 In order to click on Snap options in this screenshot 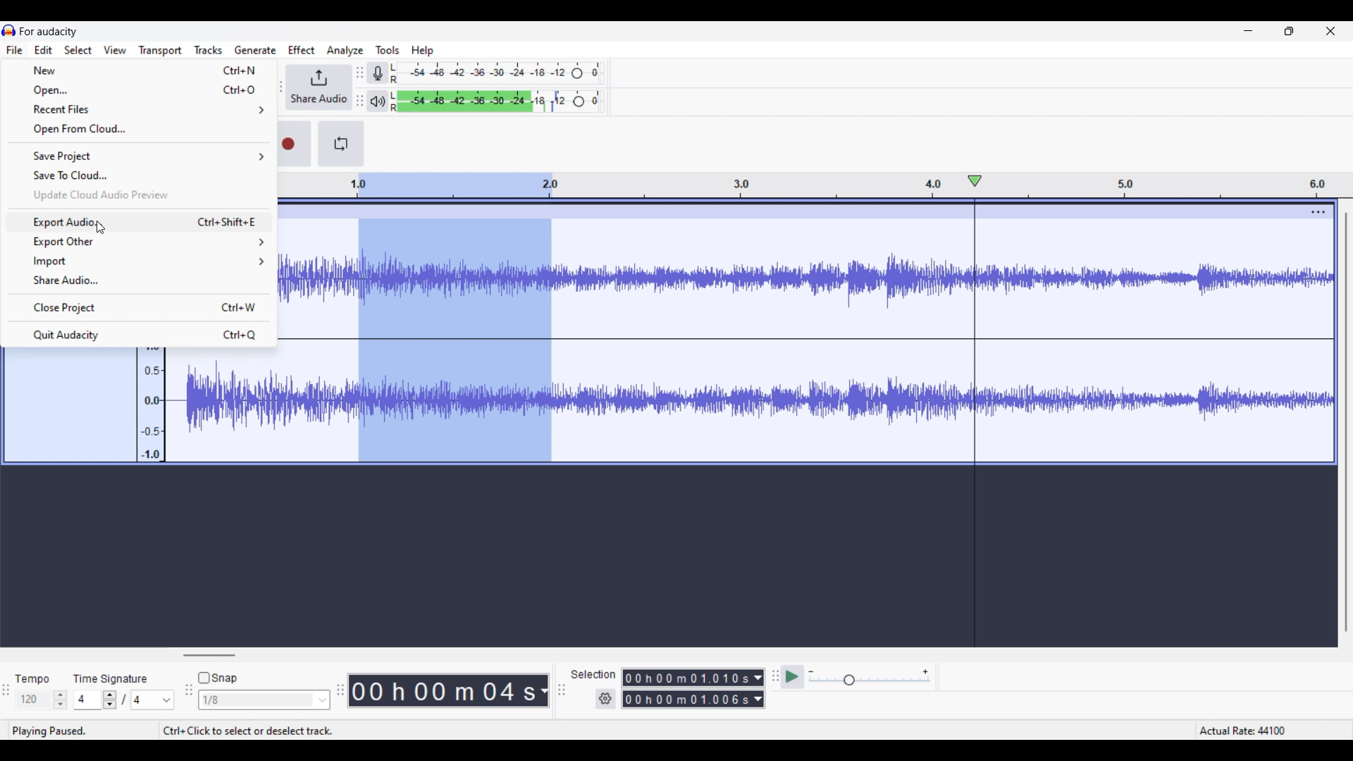, I will do `click(265, 700)`.